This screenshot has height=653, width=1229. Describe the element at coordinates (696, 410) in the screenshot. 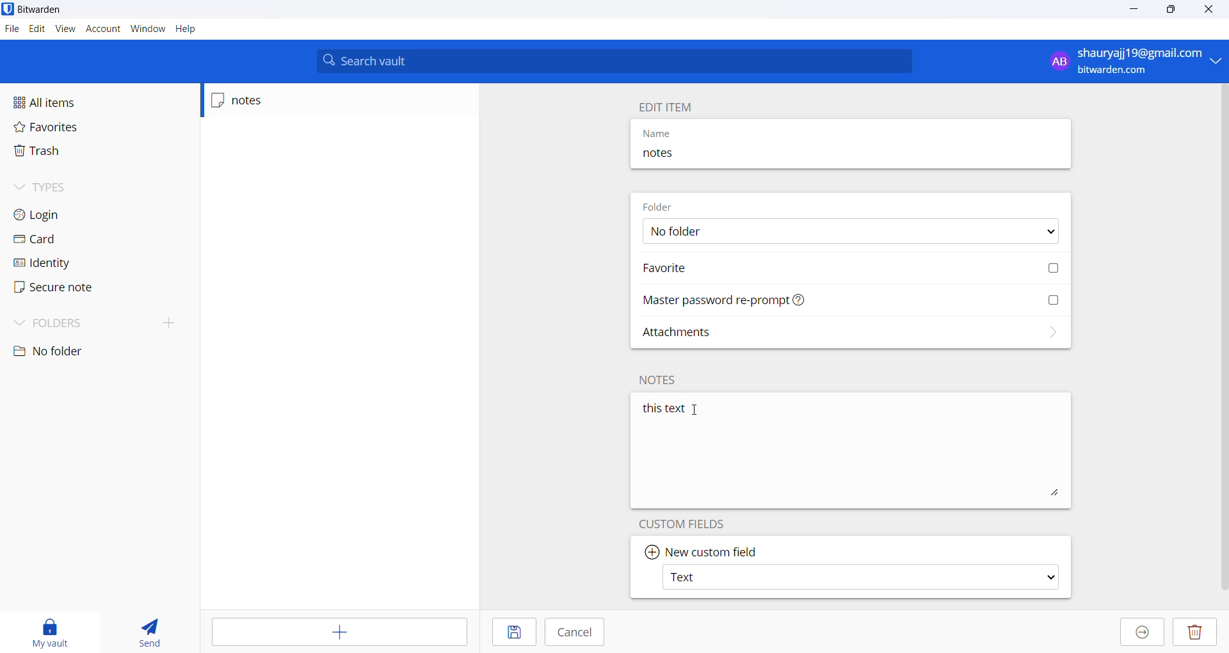

I see `cursor` at that location.